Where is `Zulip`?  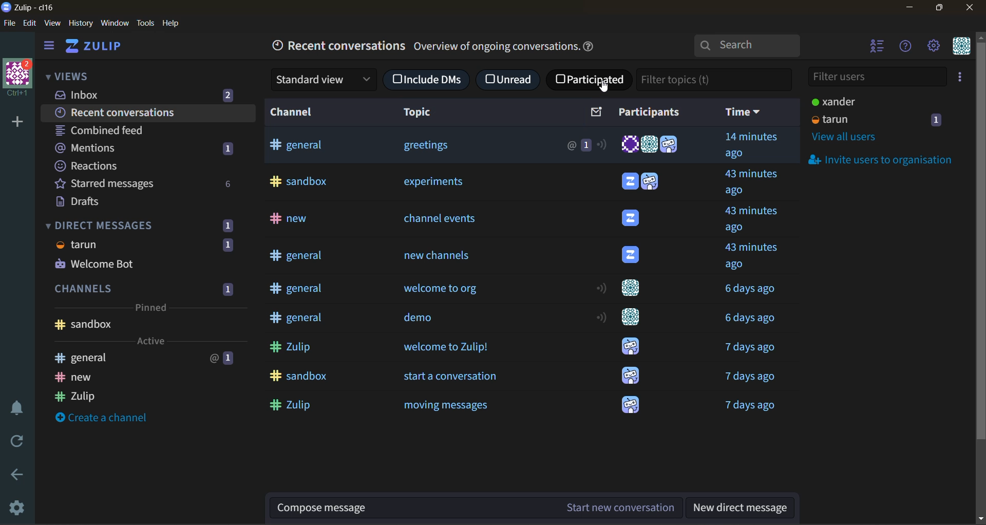
Zulip is located at coordinates (294, 347).